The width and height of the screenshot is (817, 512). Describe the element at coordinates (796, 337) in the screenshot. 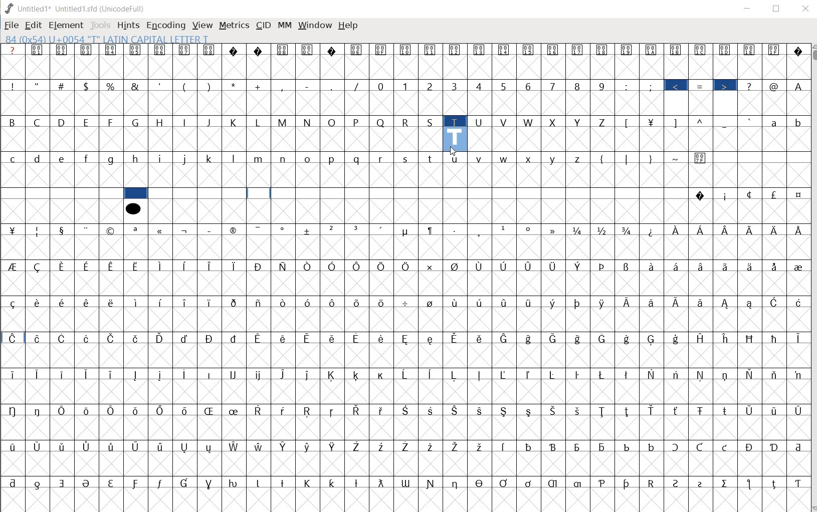

I see `Symbol` at that location.